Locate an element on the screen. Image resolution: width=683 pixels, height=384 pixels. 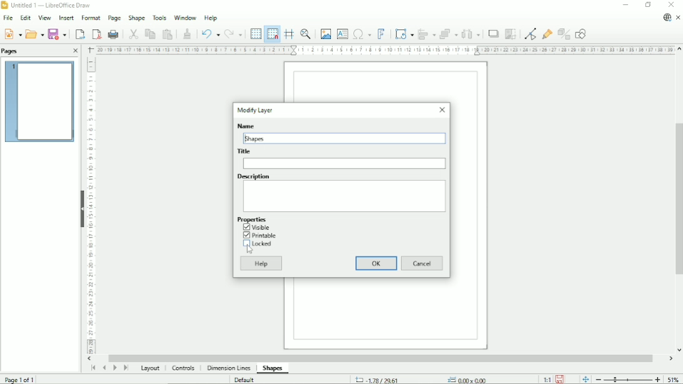
Horizontal scroll button is located at coordinates (670, 358).